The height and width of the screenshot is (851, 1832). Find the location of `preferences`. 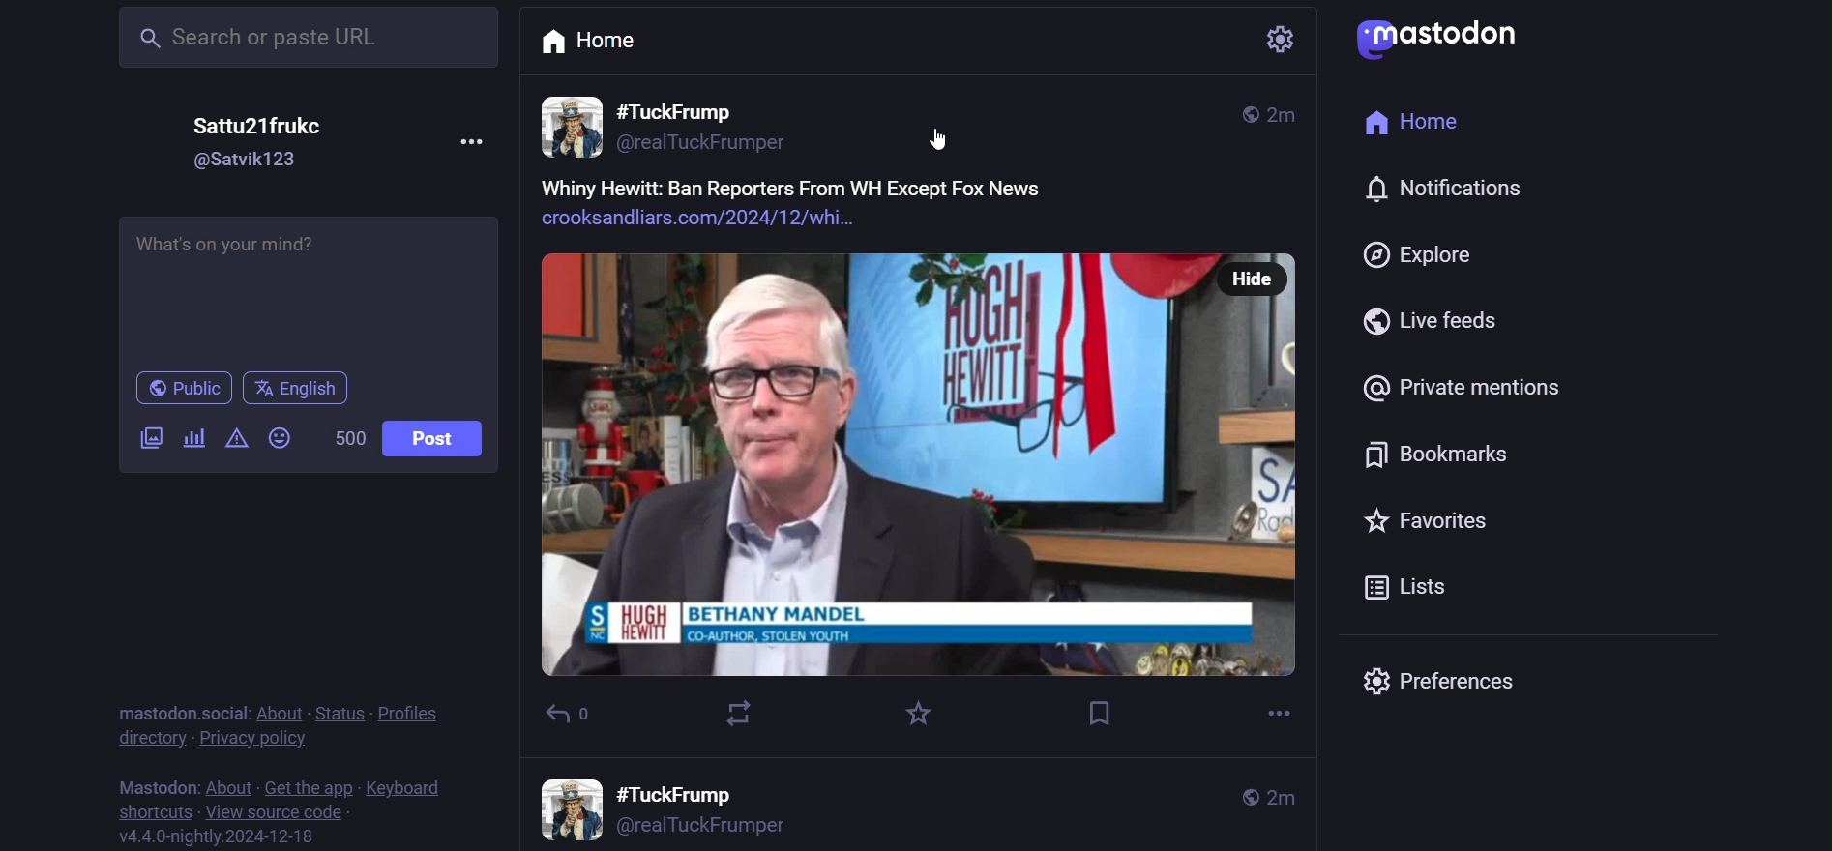

preferences is located at coordinates (1450, 681).